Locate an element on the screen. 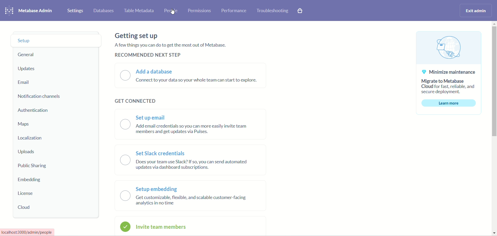  authentication is located at coordinates (33, 110).